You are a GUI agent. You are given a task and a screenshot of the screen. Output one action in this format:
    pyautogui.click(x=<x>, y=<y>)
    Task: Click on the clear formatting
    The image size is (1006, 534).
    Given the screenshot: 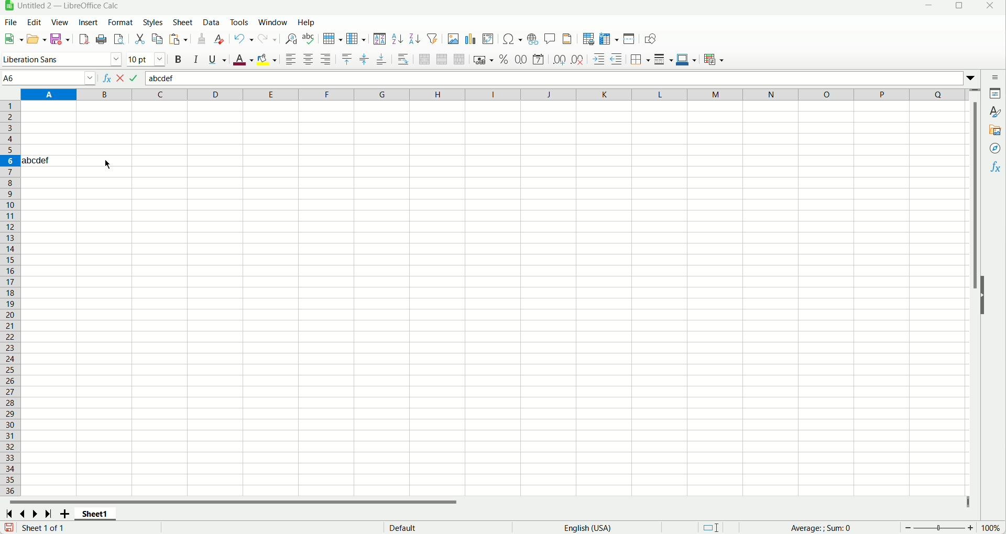 What is the action you would take?
    pyautogui.click(x=221, y=39)
    